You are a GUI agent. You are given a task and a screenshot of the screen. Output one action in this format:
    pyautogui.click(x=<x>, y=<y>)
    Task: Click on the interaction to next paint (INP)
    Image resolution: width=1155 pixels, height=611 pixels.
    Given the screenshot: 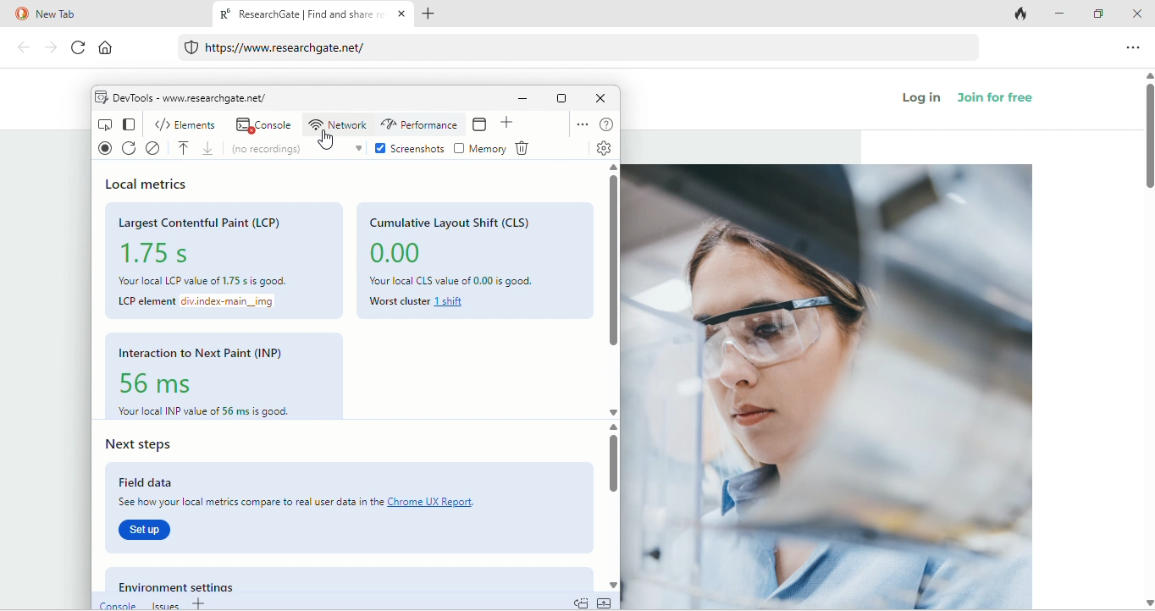 What is the action you would take?
    pyautogui.click(x=207, y=354)
    